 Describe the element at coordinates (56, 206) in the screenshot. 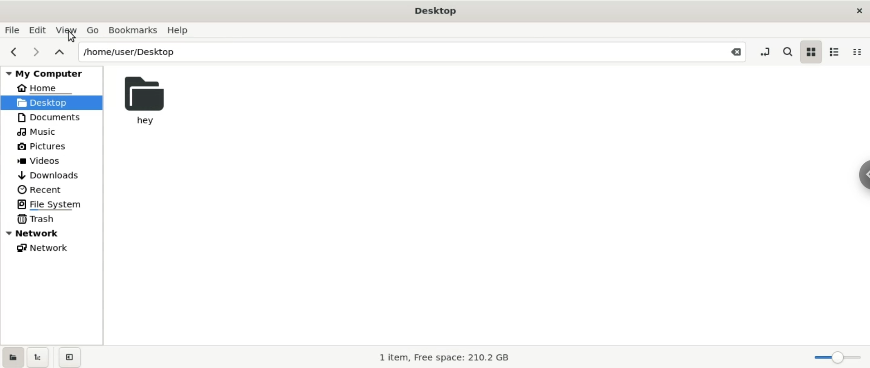

I see `File System` at that location.